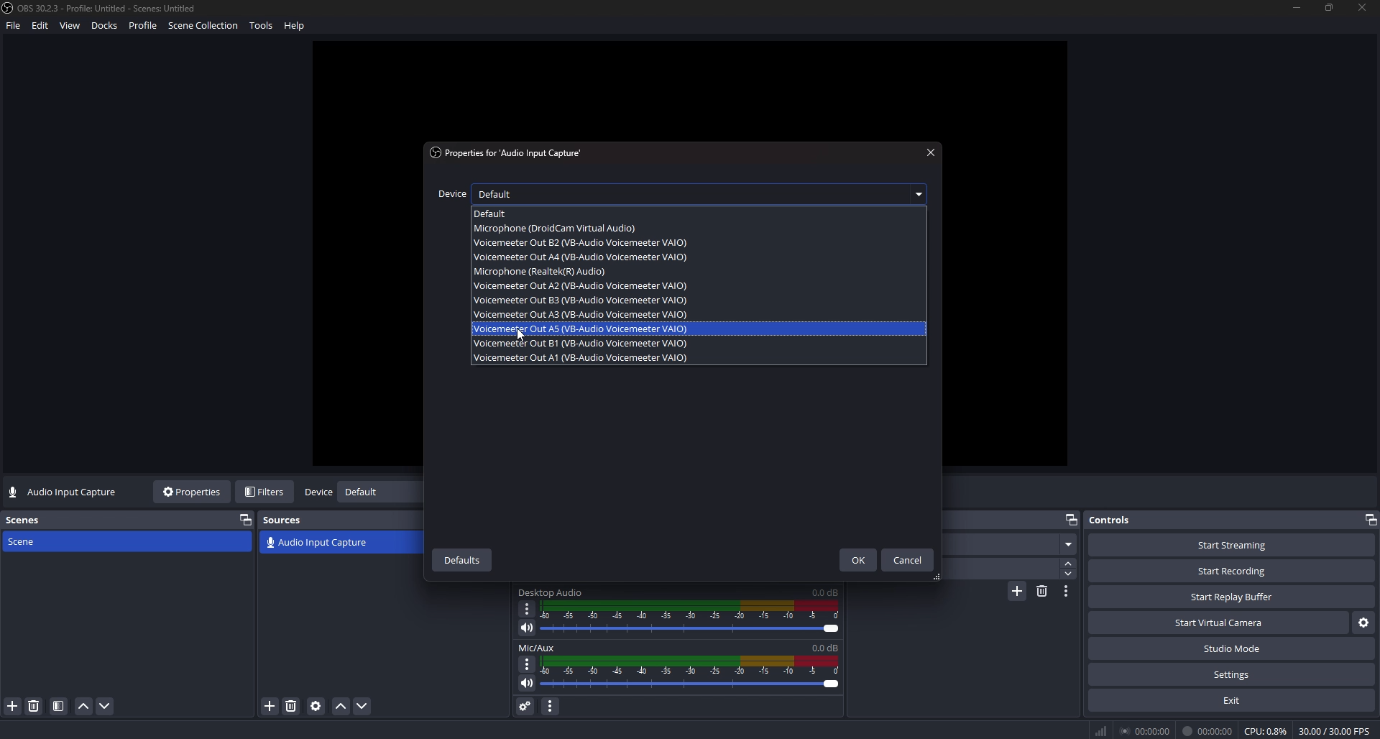 This screenshot has height=739, width=1380. I want to click on volume adjust, so click(690, 620).